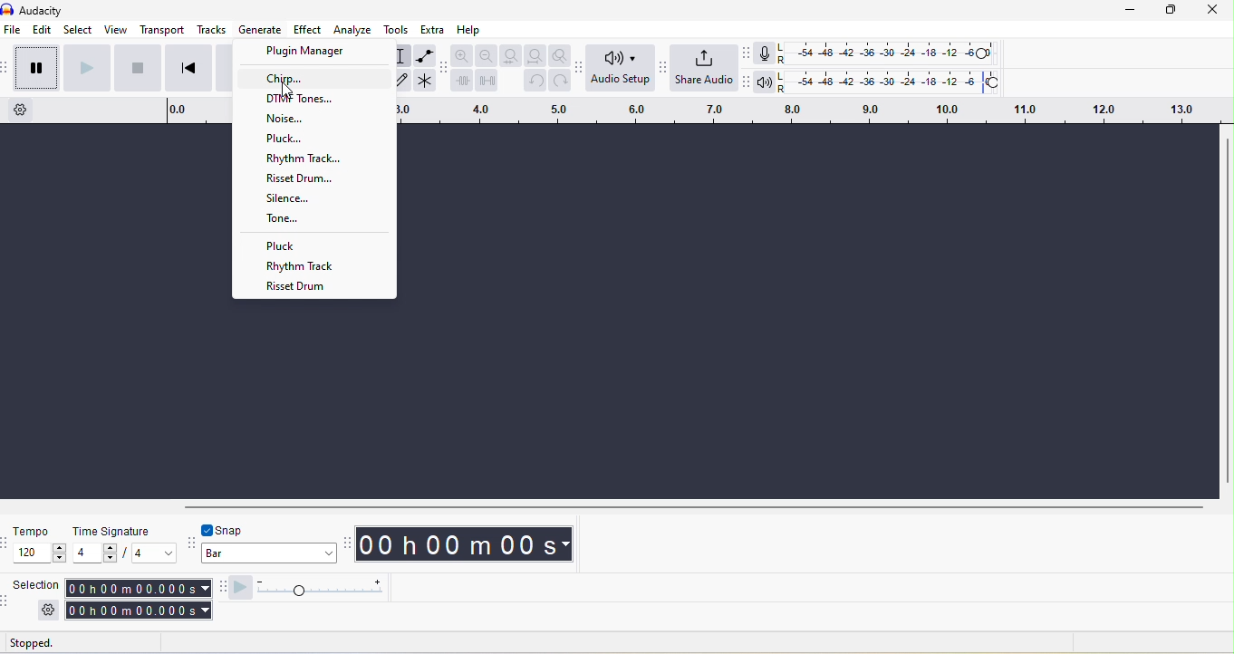 The width and height of the screenshot is (1234, 654). What do you see at coordinates (486, 55) in the screenshot?
I see `zoom out` at bounding box center [486, 55].